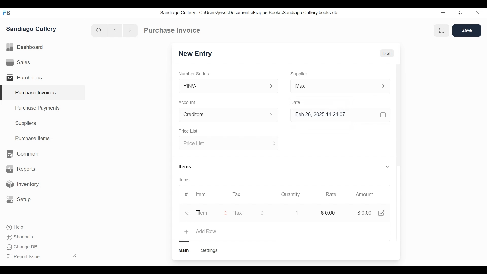  I want to click on Item, so click(208, 213).